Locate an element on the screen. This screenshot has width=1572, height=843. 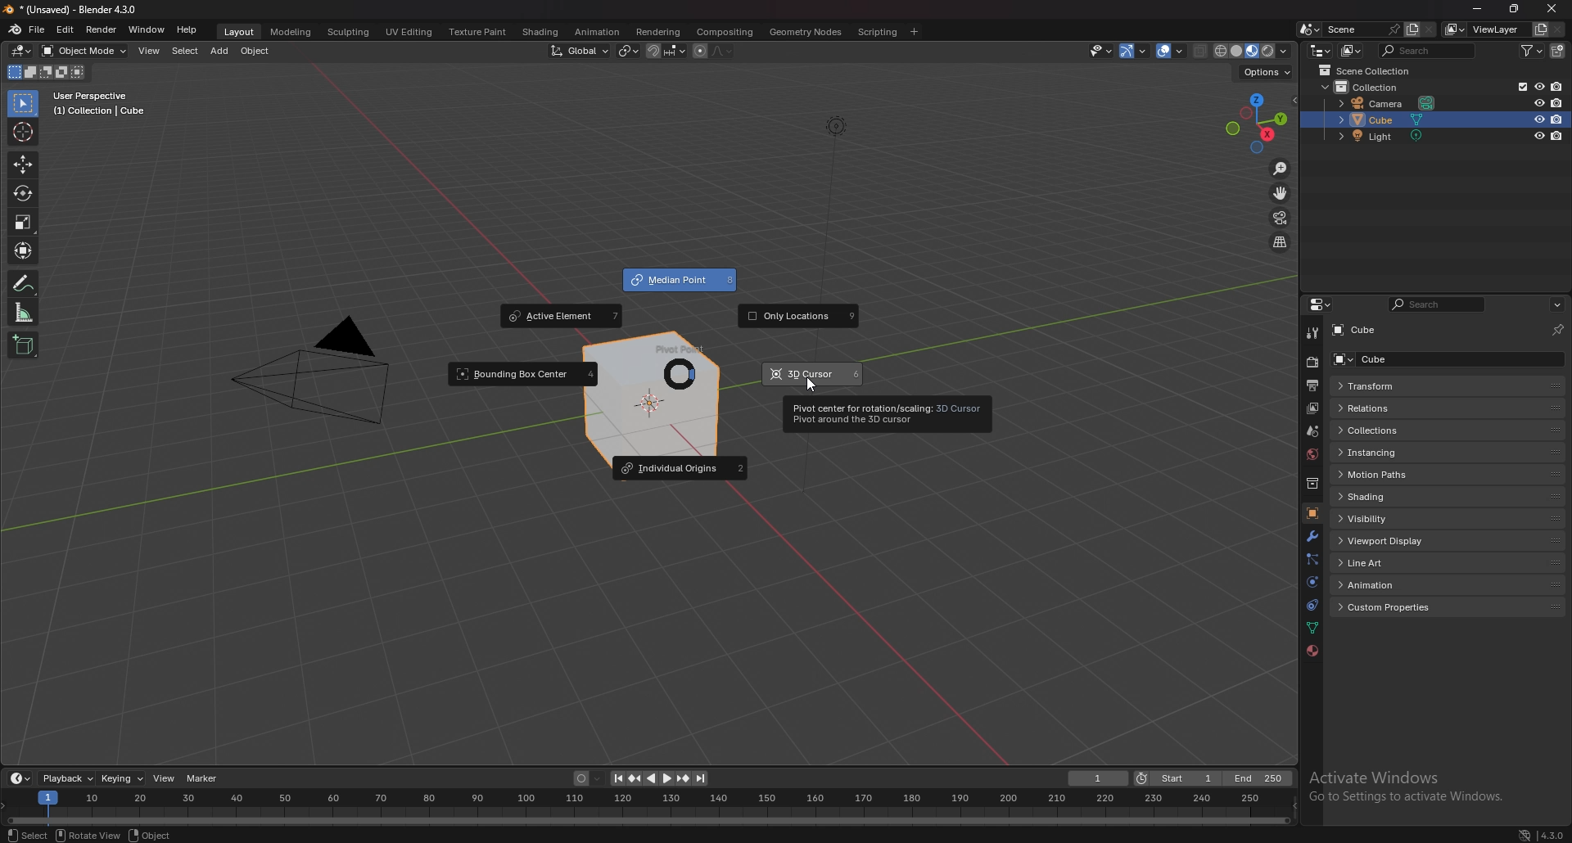
search is located at coordinates (1424, 51).